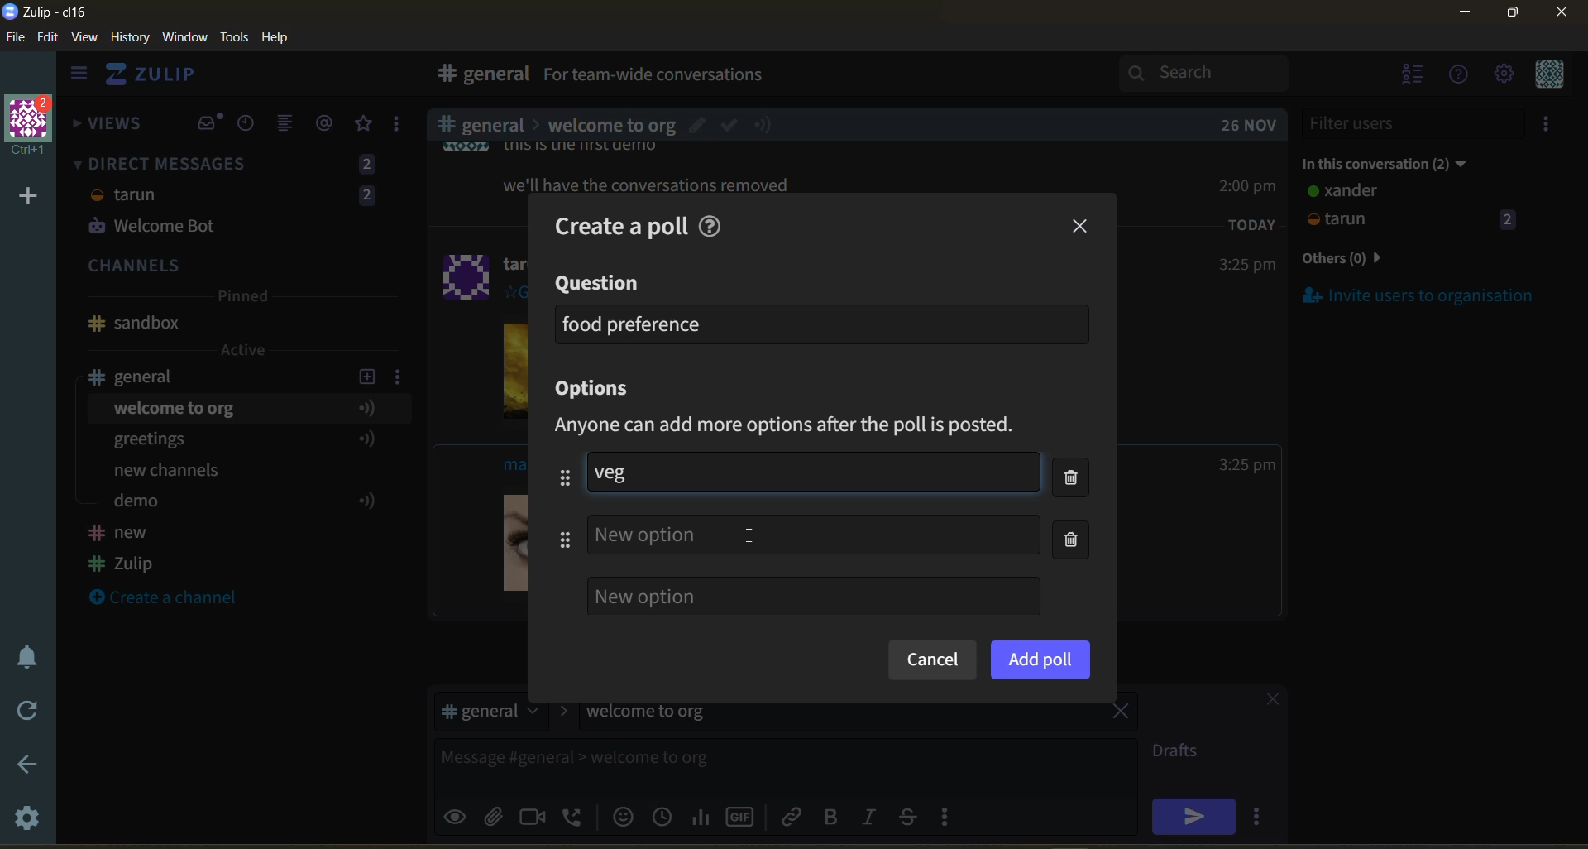 The image size is (1588, 849). What do you see at coordinates (245, 350) in the screenshot?
I see `active` at bounding box center [245, 350].